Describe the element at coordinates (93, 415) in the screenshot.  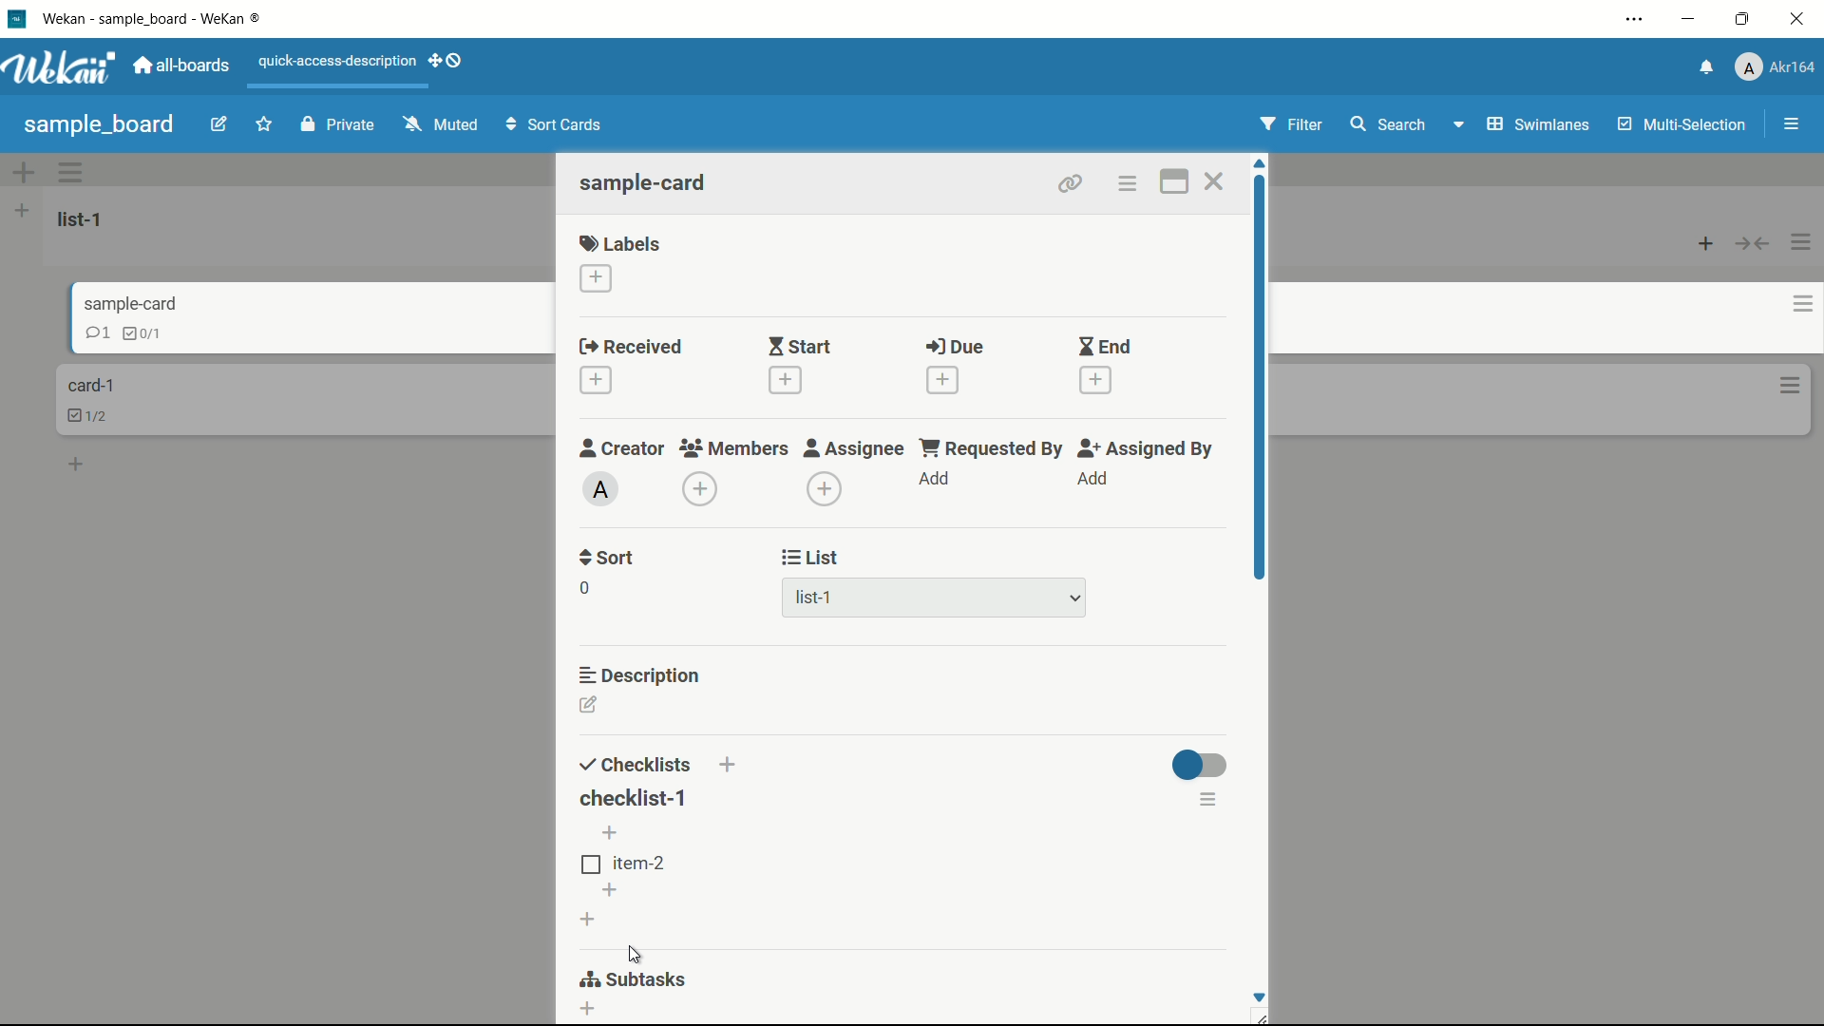
I see `checklist` at that location.